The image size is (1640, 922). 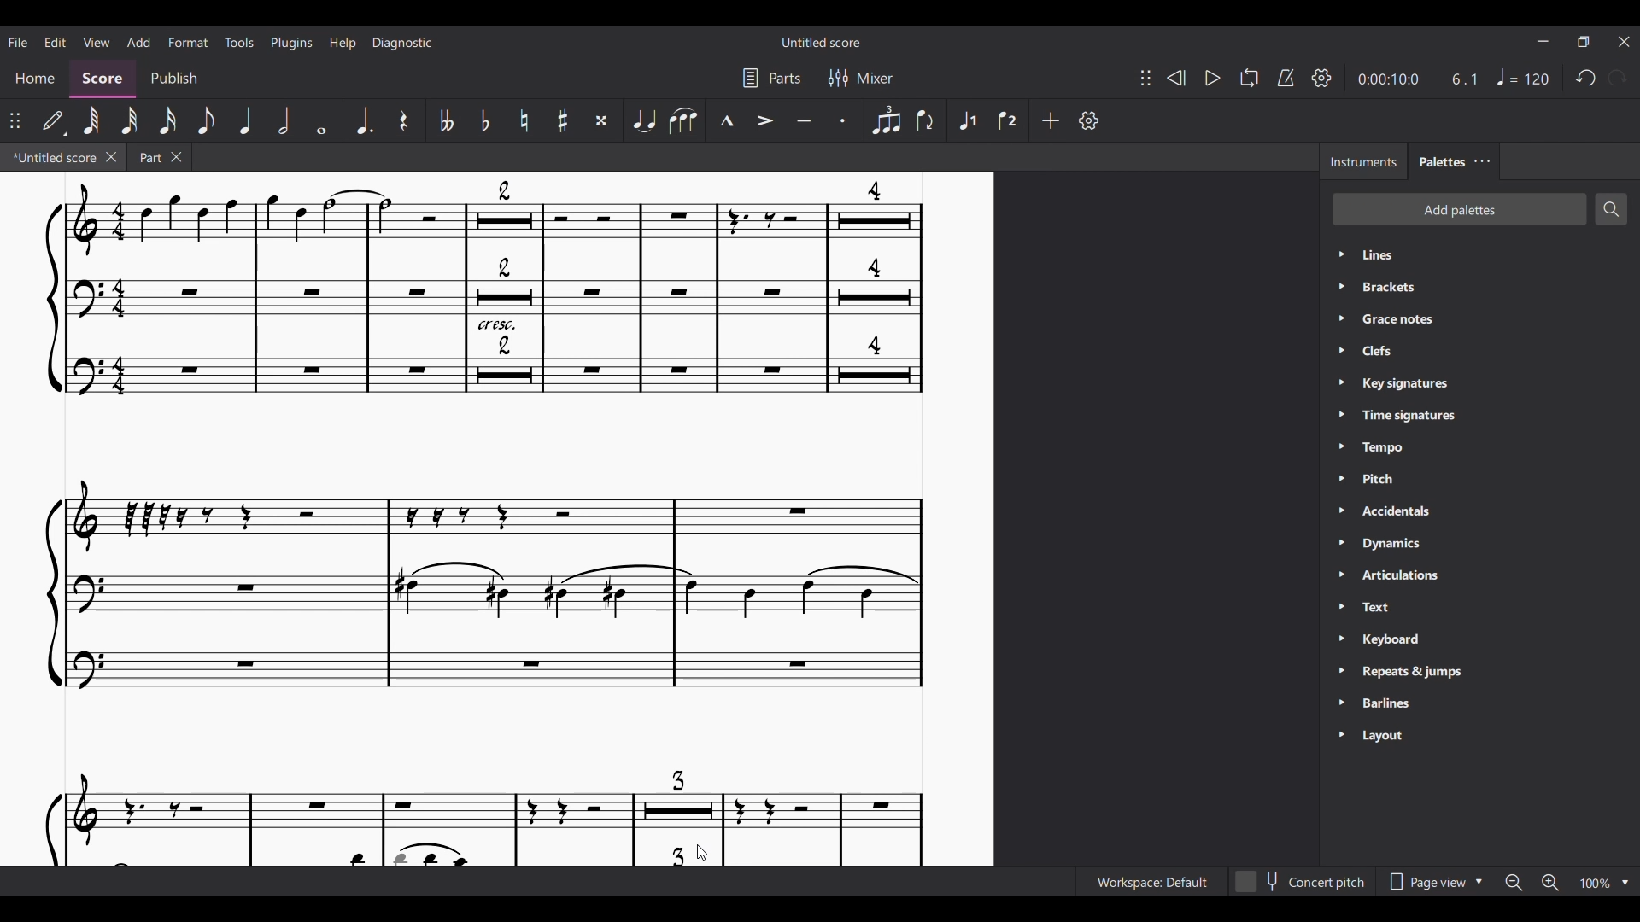 I want to click on Help menu, so click(x=343, y=43).